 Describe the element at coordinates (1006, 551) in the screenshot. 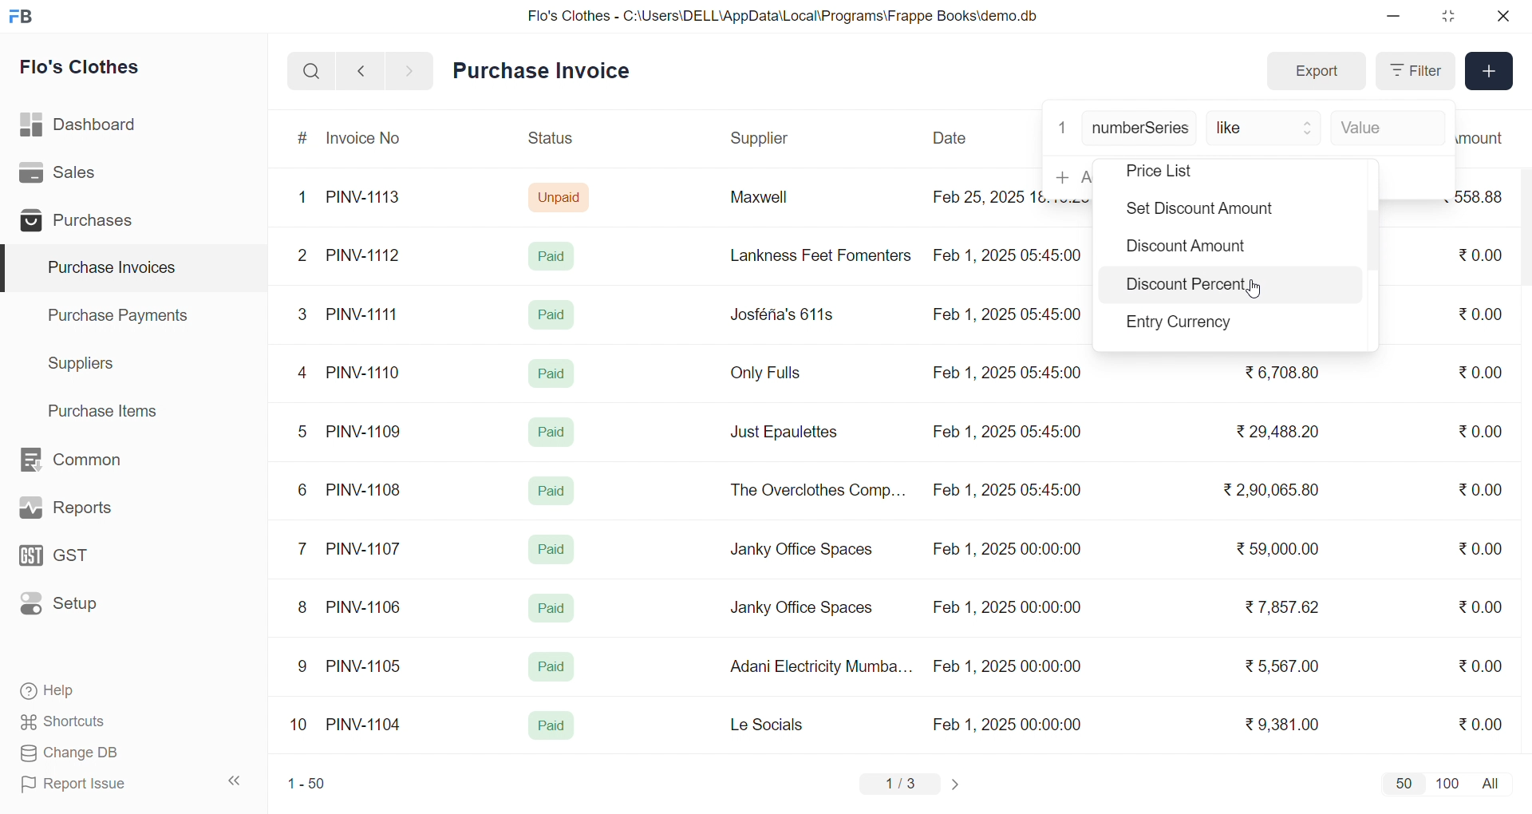

I see `Feb 1, 2025 00:00:00` at that location.